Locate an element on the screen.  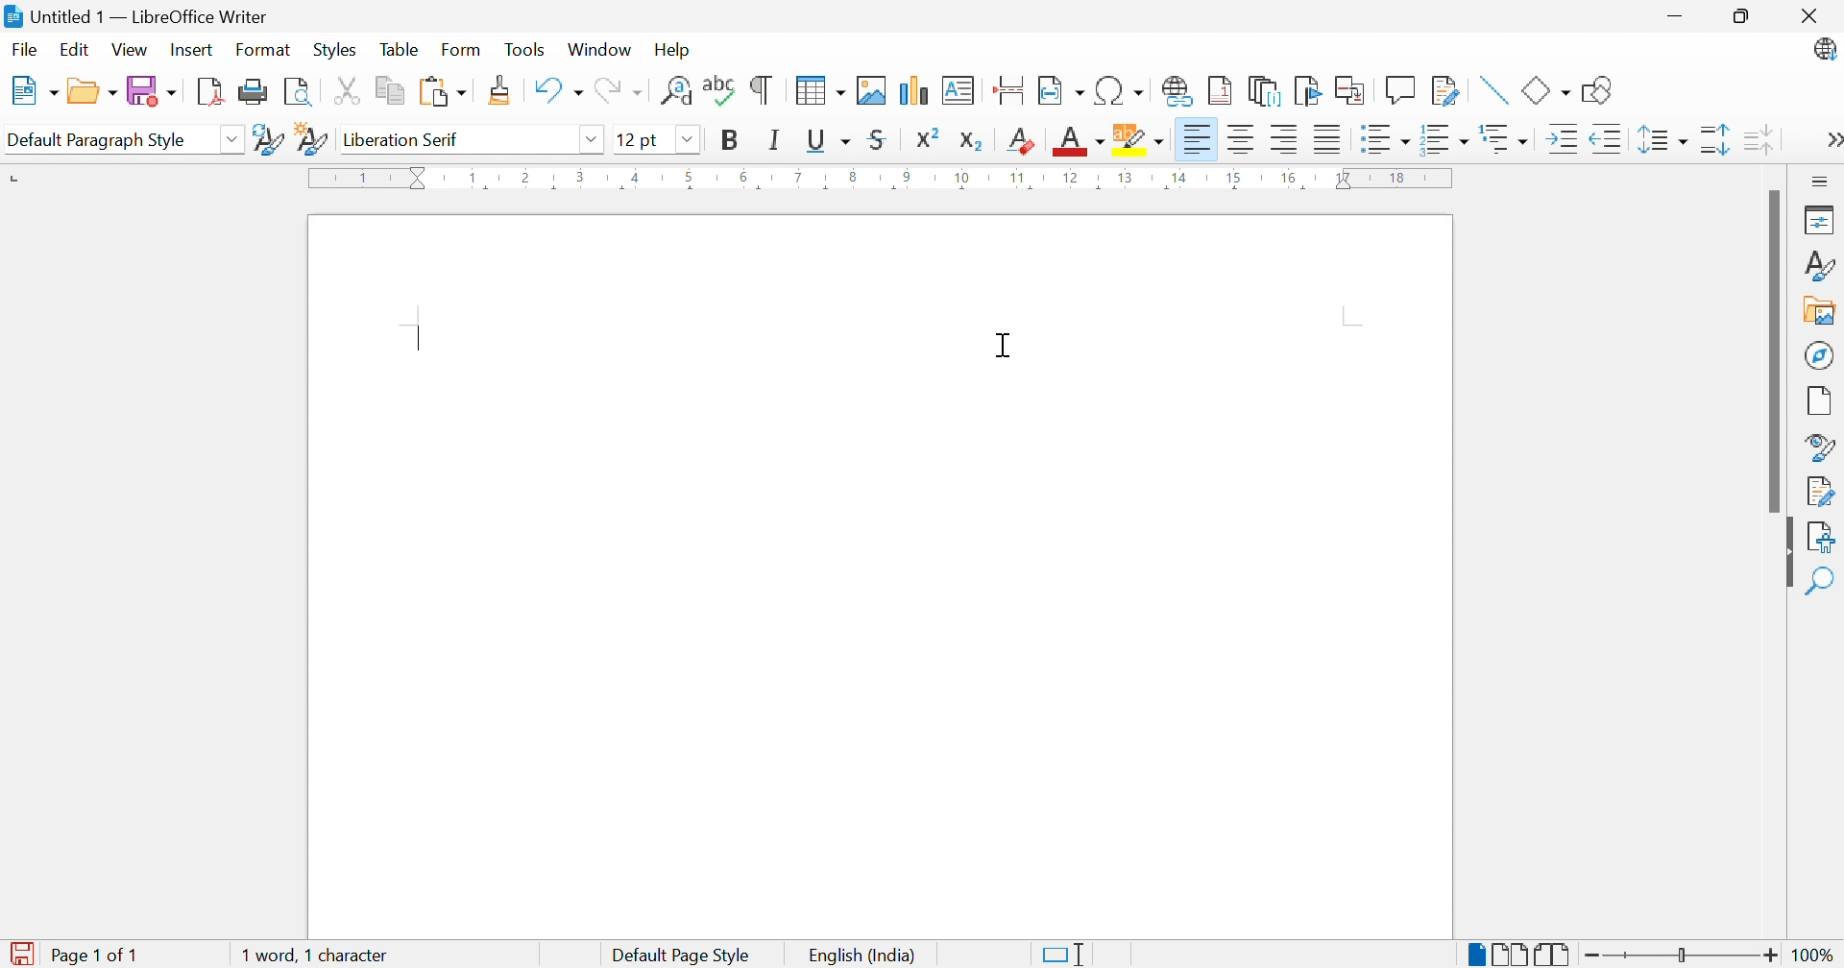
Toggle Print Preview is located at coordinates (299, 92).